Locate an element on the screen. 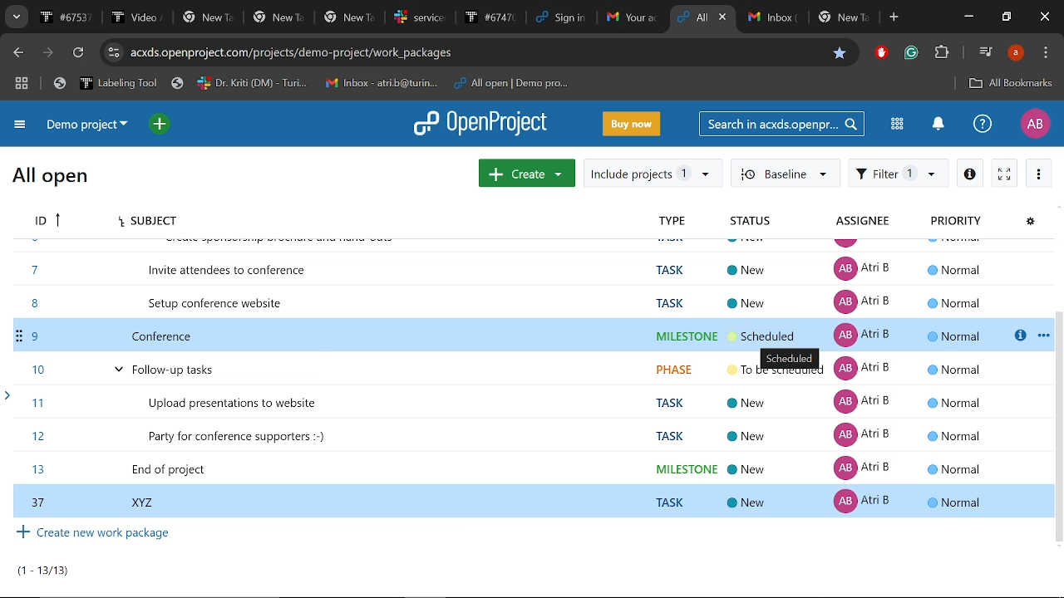 This screenshot has width=1064, height=598. Filter is located at coordinates (899, 173).